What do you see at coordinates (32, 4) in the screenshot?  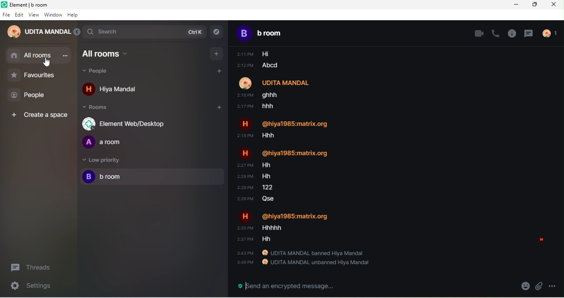 I see `Element | b room` at bounding box center [32, 4].